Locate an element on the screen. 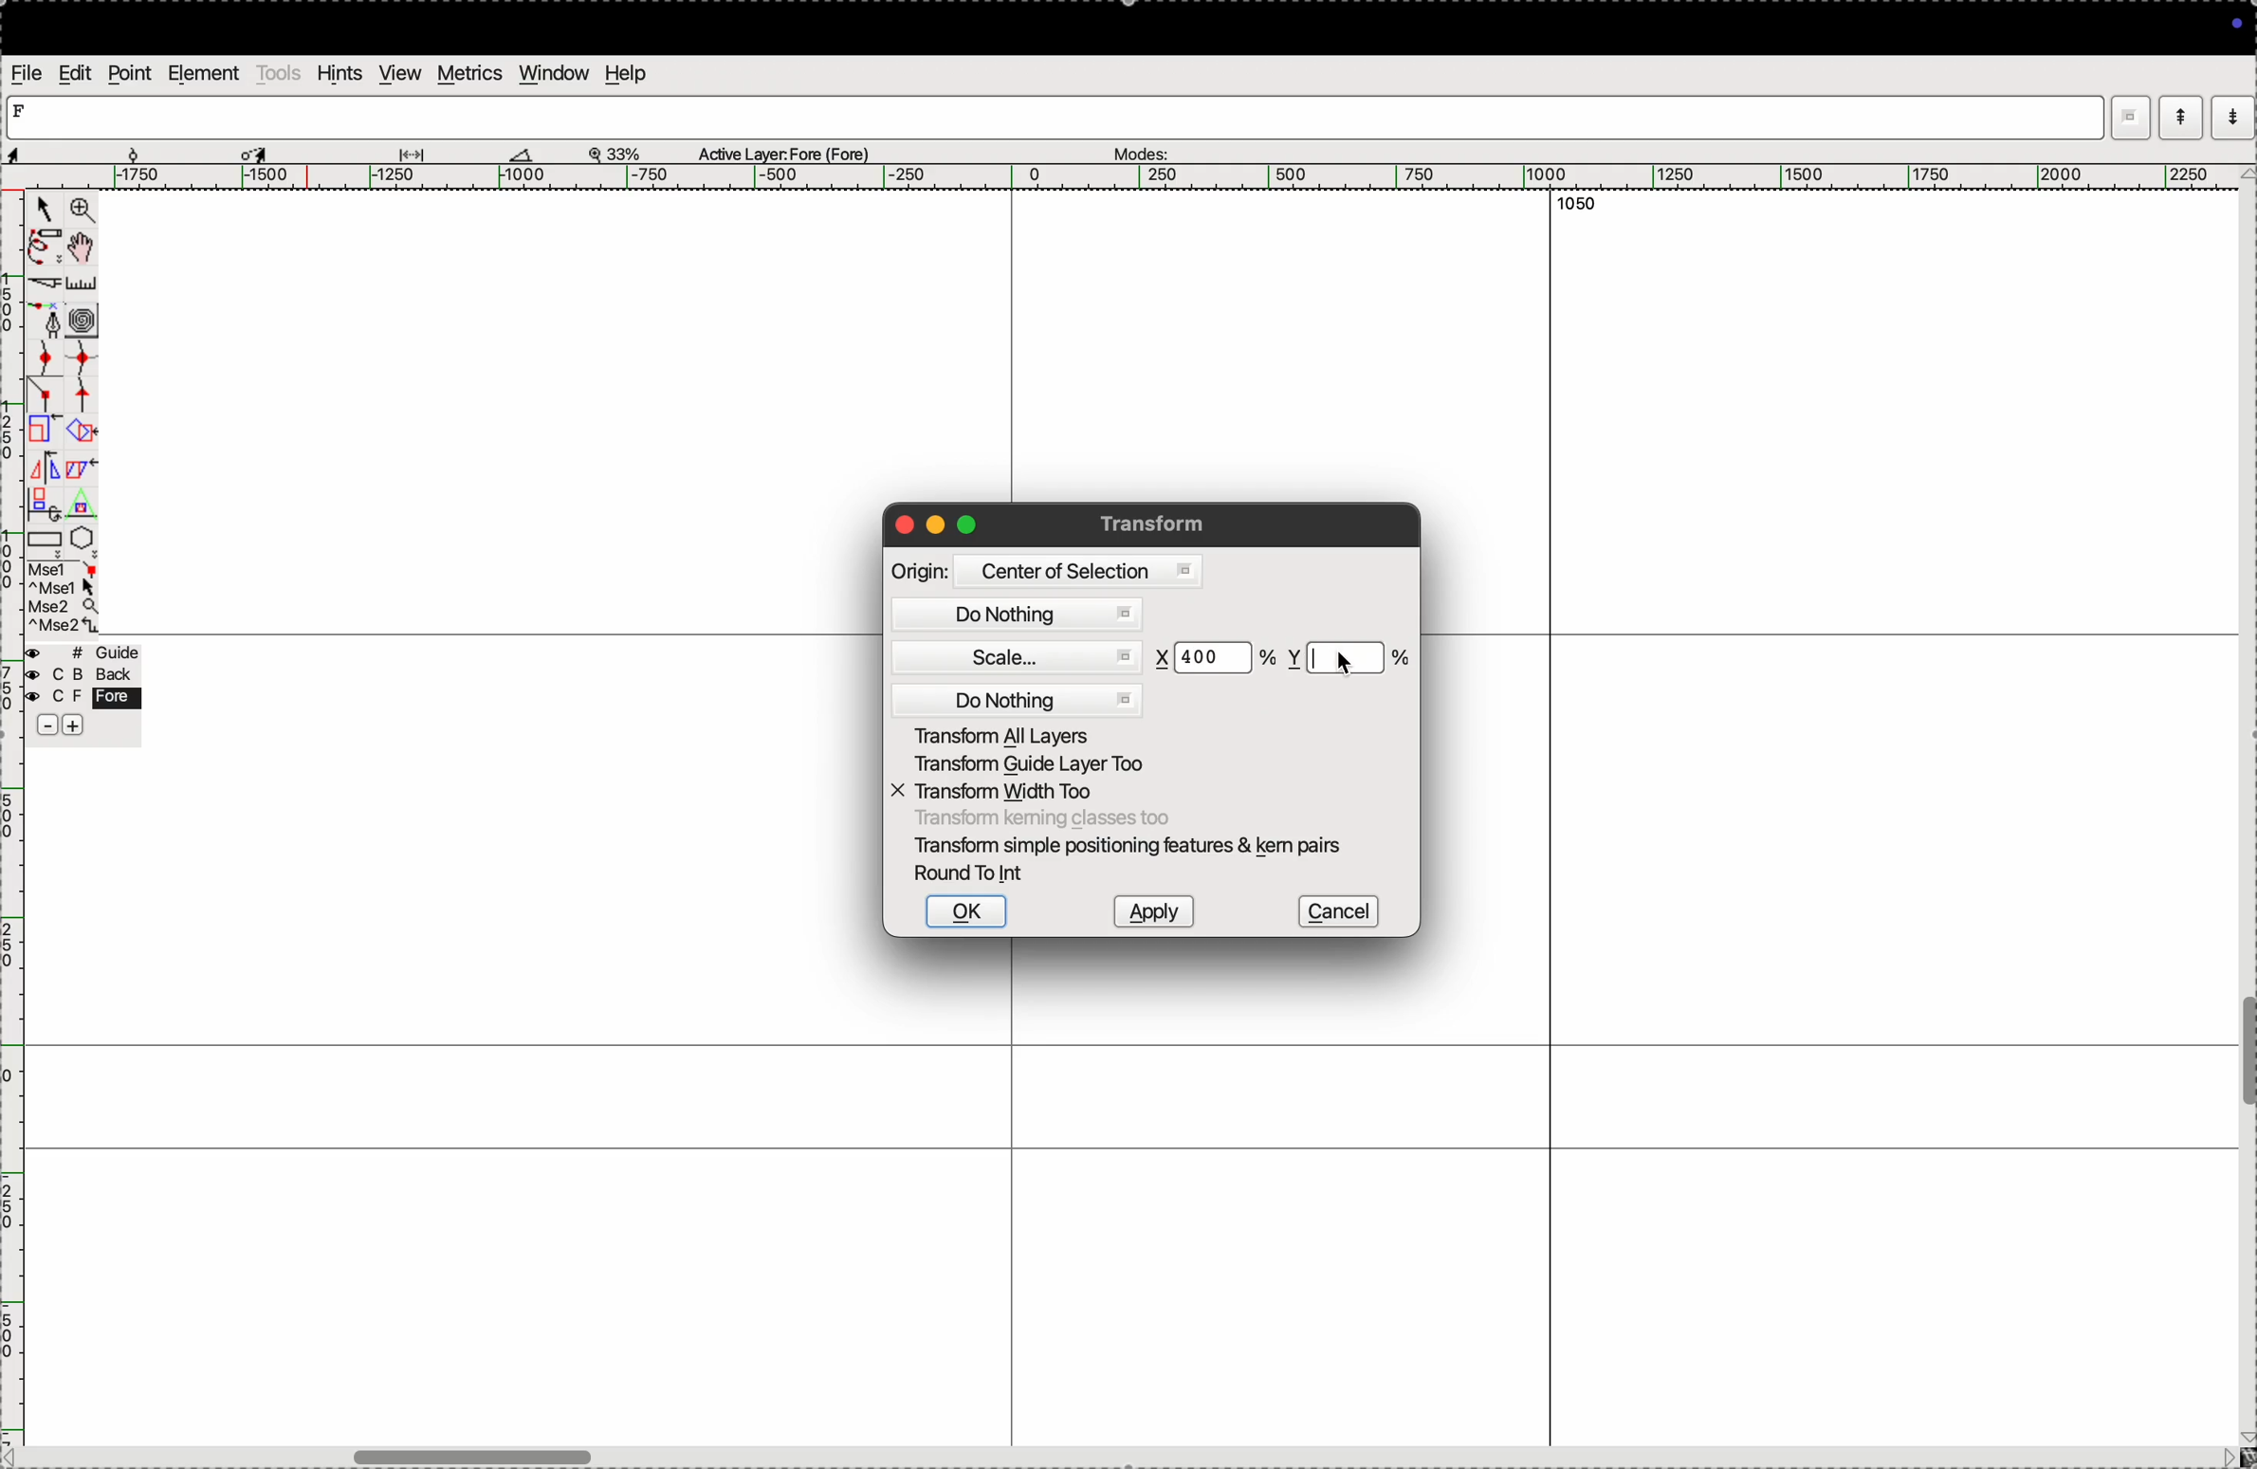  aspects is located at coordinates (69, 150).